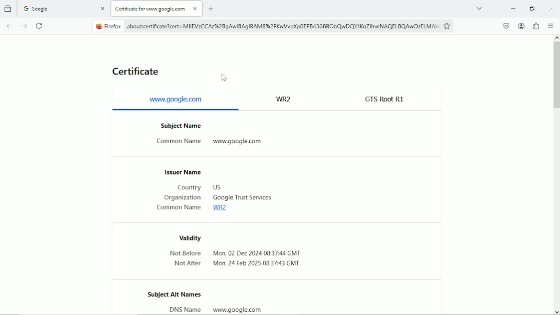  What do you see at coordinates (8, 8) in the screenshot?
I see `View recent browsing` at bounding box center [8, 8].